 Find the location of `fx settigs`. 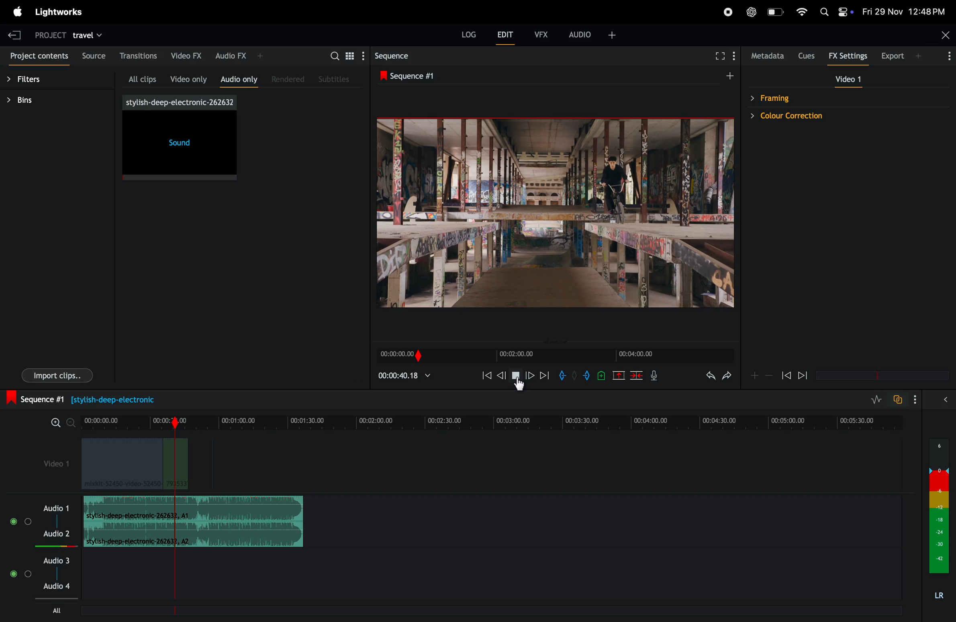

fx settigs is located at coordinates (849, 56).